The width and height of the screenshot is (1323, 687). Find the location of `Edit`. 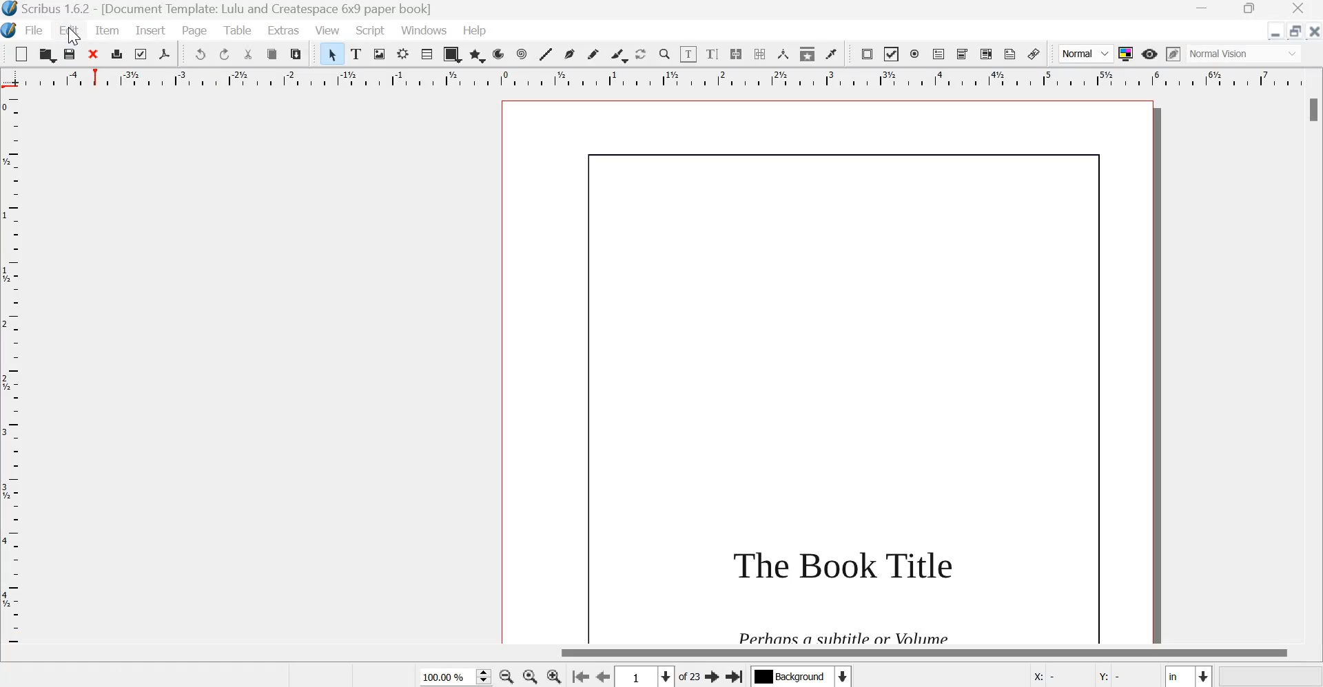

Edit is located at coordinates (69, 30).